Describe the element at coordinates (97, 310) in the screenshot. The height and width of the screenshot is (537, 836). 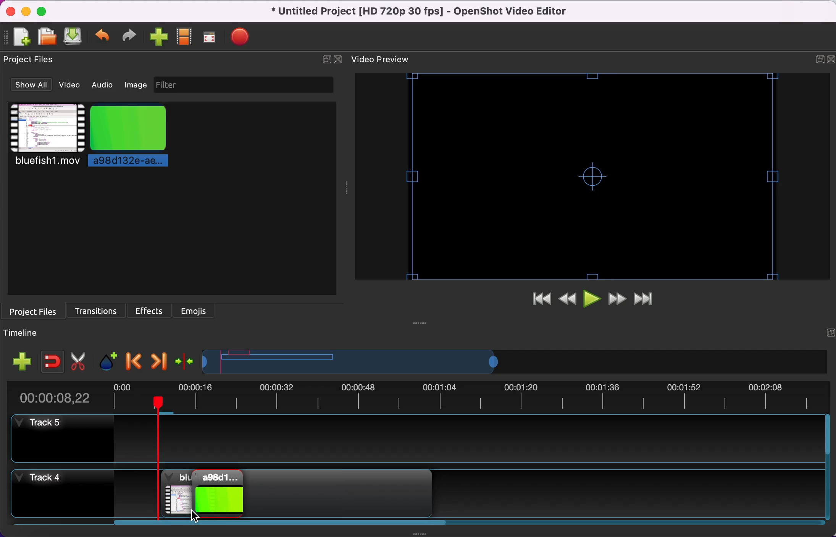
I see `transitions` at that location.